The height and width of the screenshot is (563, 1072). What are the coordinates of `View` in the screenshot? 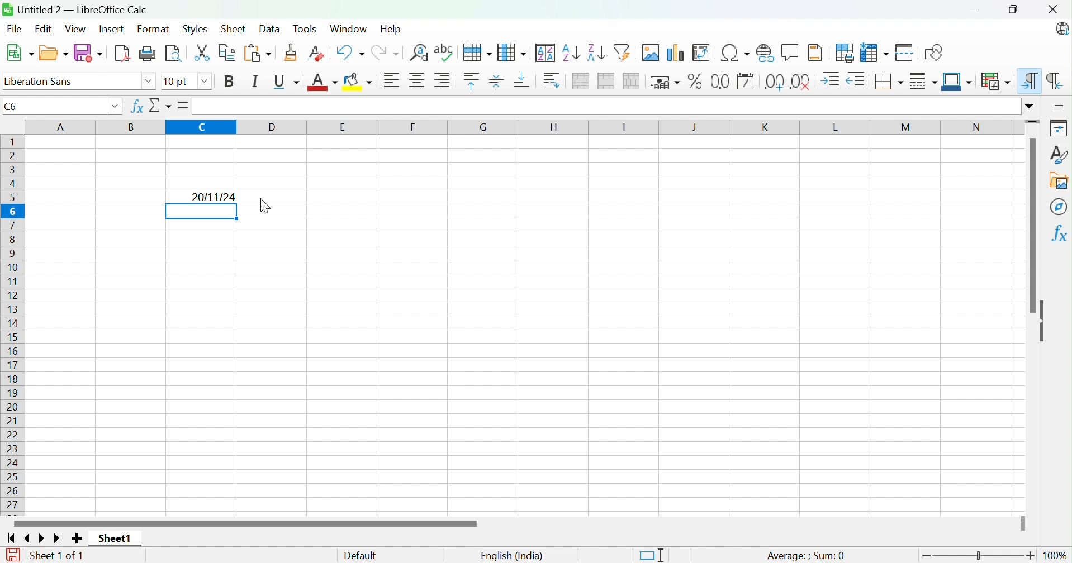 It's located at (77, 29).